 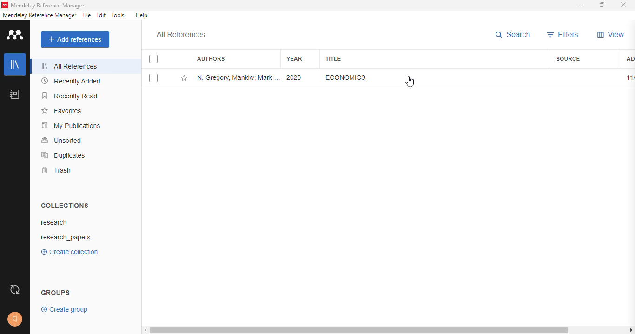 I want to click on research_papers, so click(x=66, y=238).